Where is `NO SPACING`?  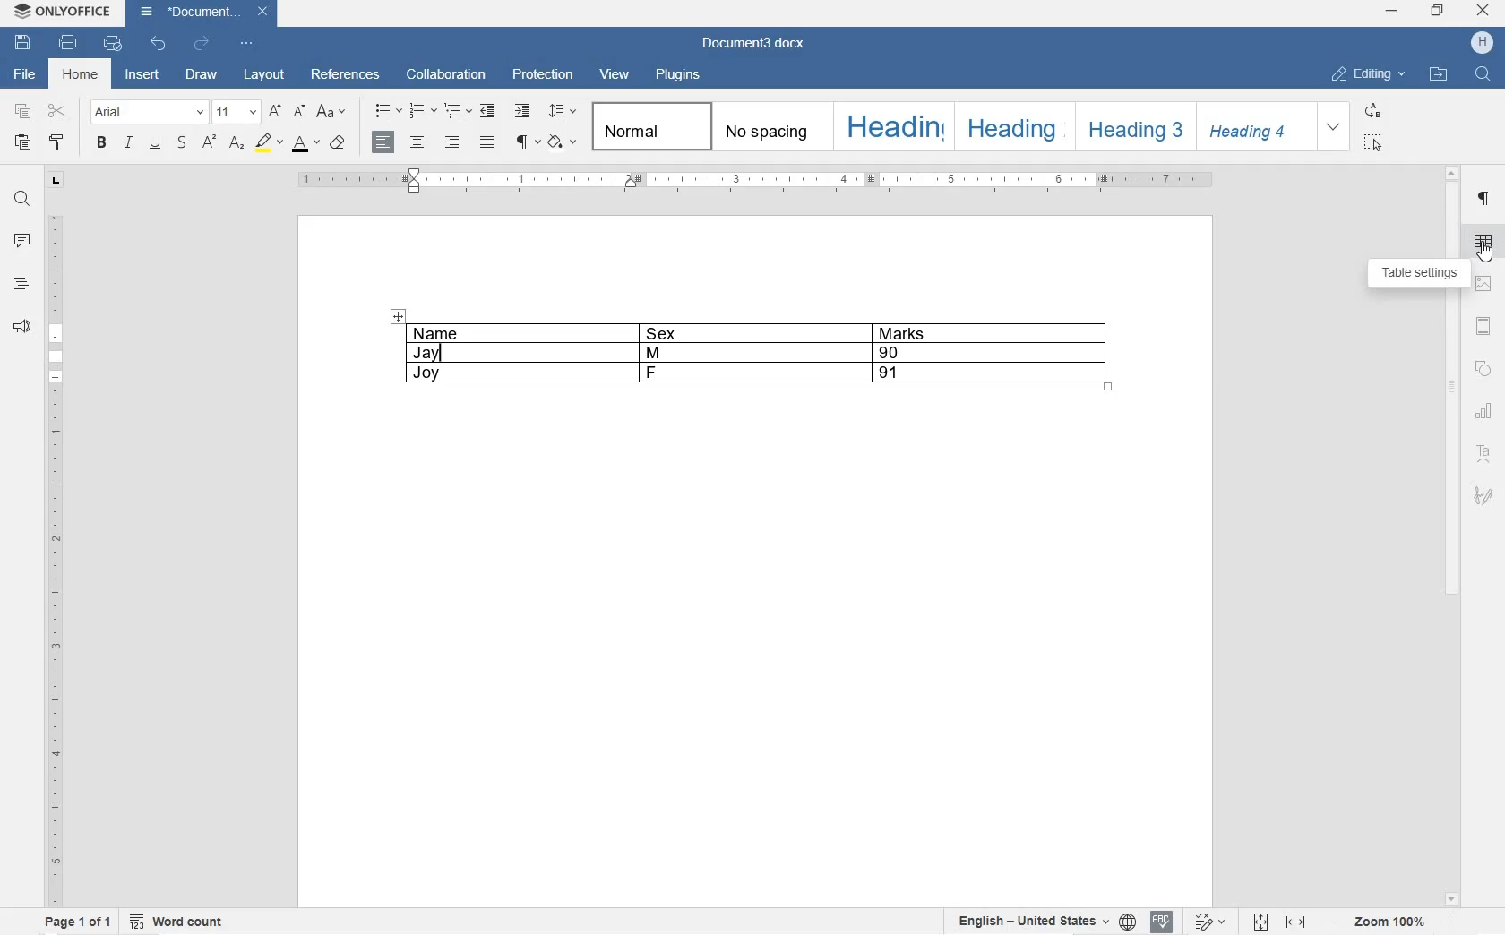 NO SPACING is located at coordinates (769, 126).